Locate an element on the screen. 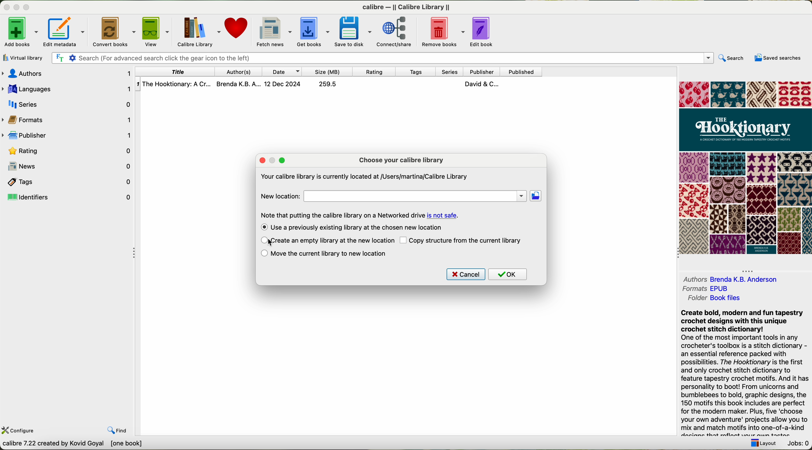 This screenshot has height=450, width=812. get books is located at coordinates (314, 31).